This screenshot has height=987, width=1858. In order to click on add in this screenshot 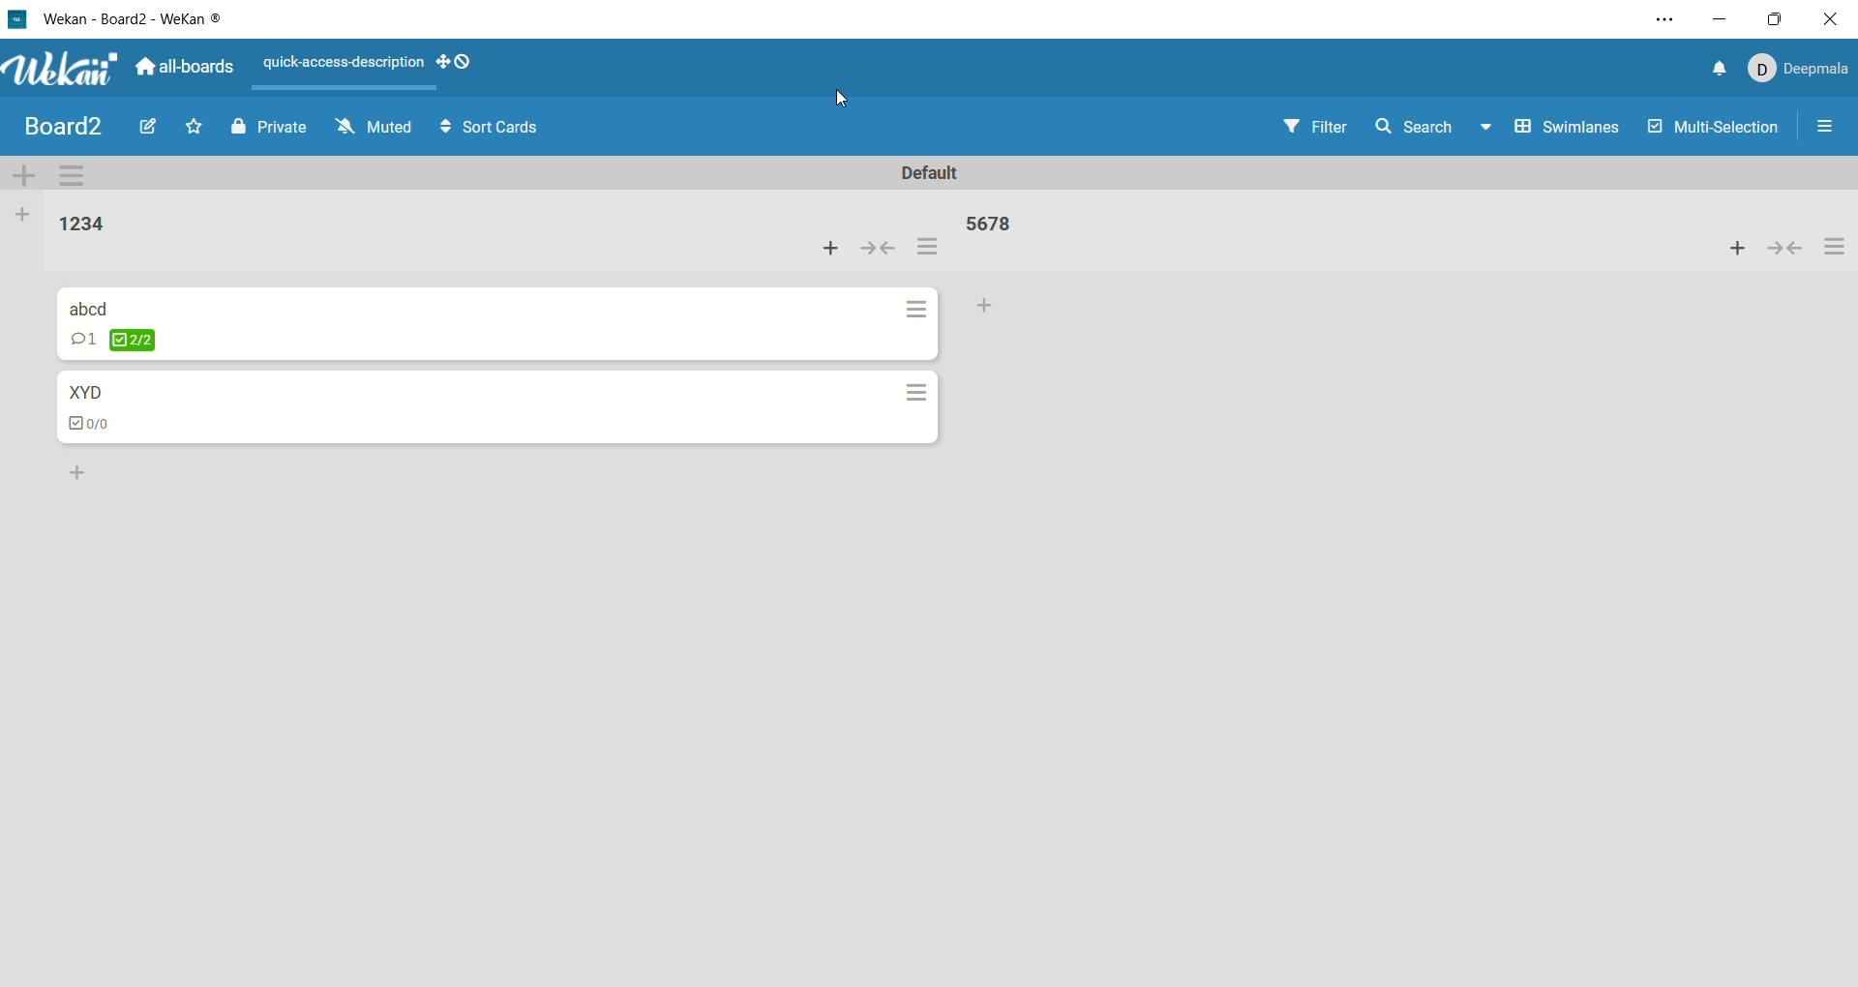, I will do `click(823, 249)`.